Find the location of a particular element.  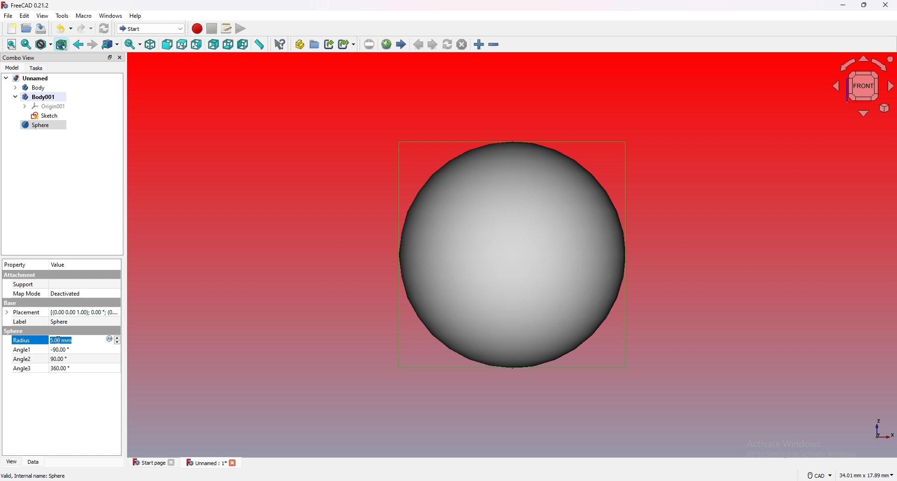

start page is located at coordinates (401, 44).